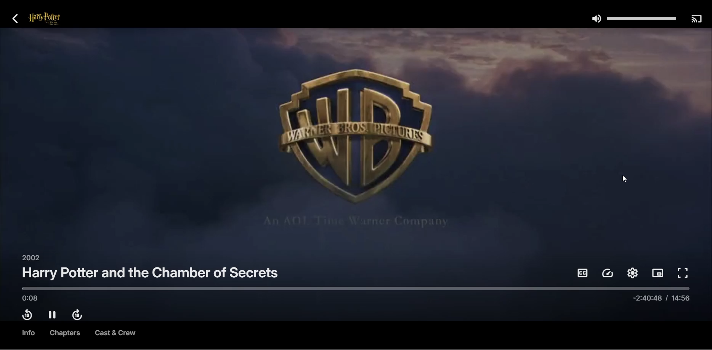 The height and width of the screenshot is (350, 712). Describe the element at coordinates (353, 289) in the screenshot. I see `Movie Timeline` at that location.